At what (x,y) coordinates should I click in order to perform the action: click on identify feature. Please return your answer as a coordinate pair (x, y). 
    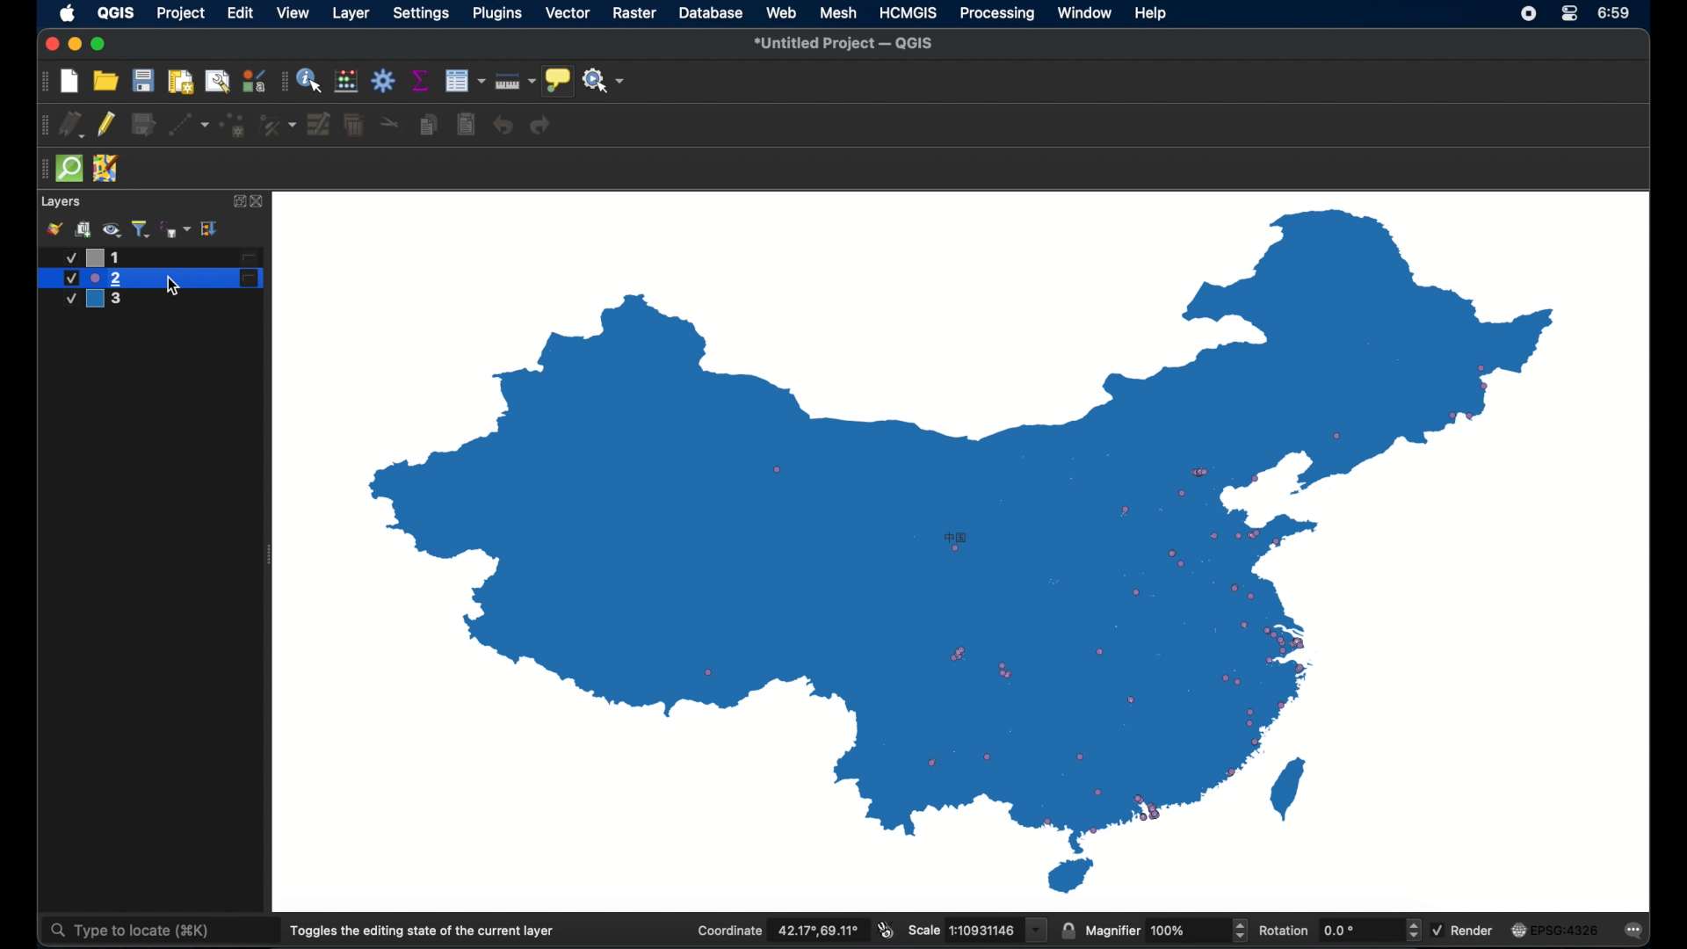
    Looking at the image, I should click on (311, 79).